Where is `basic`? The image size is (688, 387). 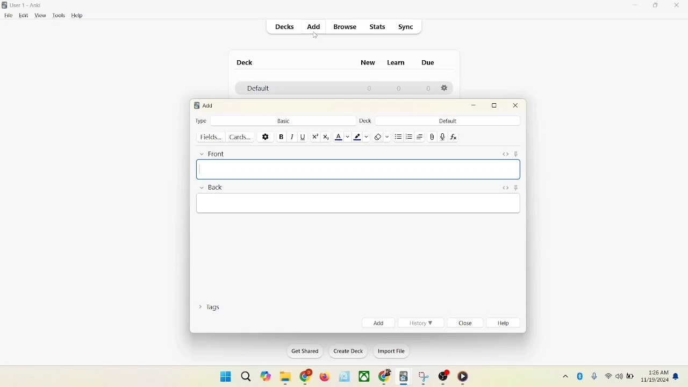
basic is located at coordinates (283, 120).